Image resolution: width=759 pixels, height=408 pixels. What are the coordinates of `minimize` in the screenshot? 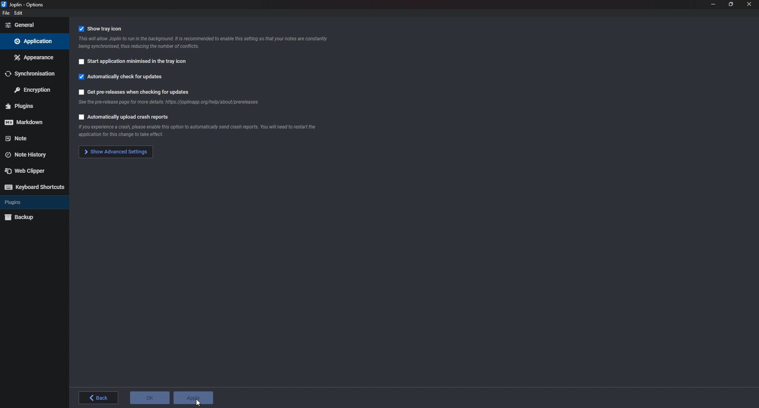 It's located at (713, 4).